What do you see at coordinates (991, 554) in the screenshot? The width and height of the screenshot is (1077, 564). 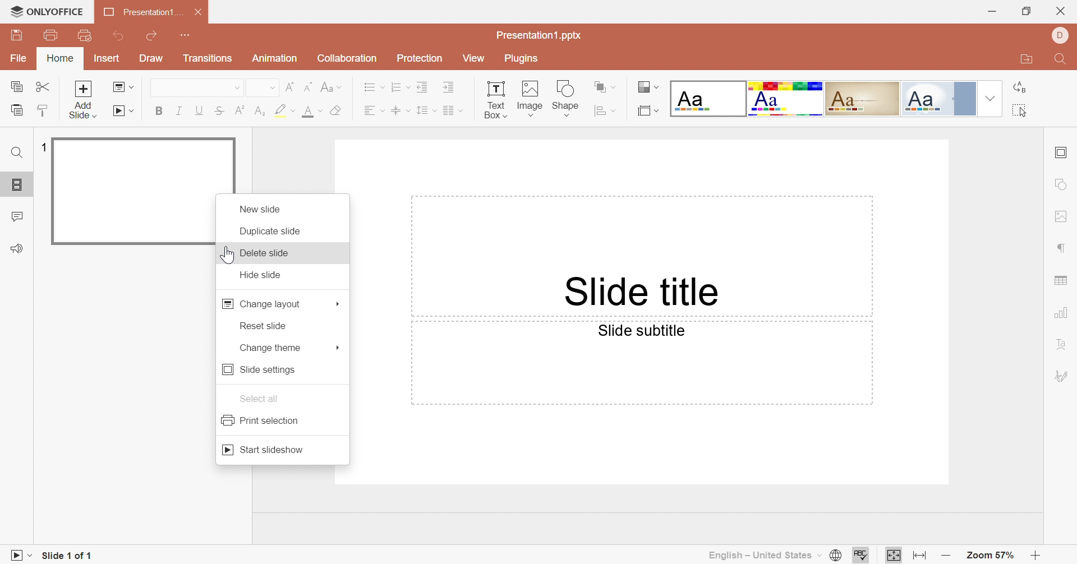 I see `Zoom 57%` at bounding box center [991, 554].